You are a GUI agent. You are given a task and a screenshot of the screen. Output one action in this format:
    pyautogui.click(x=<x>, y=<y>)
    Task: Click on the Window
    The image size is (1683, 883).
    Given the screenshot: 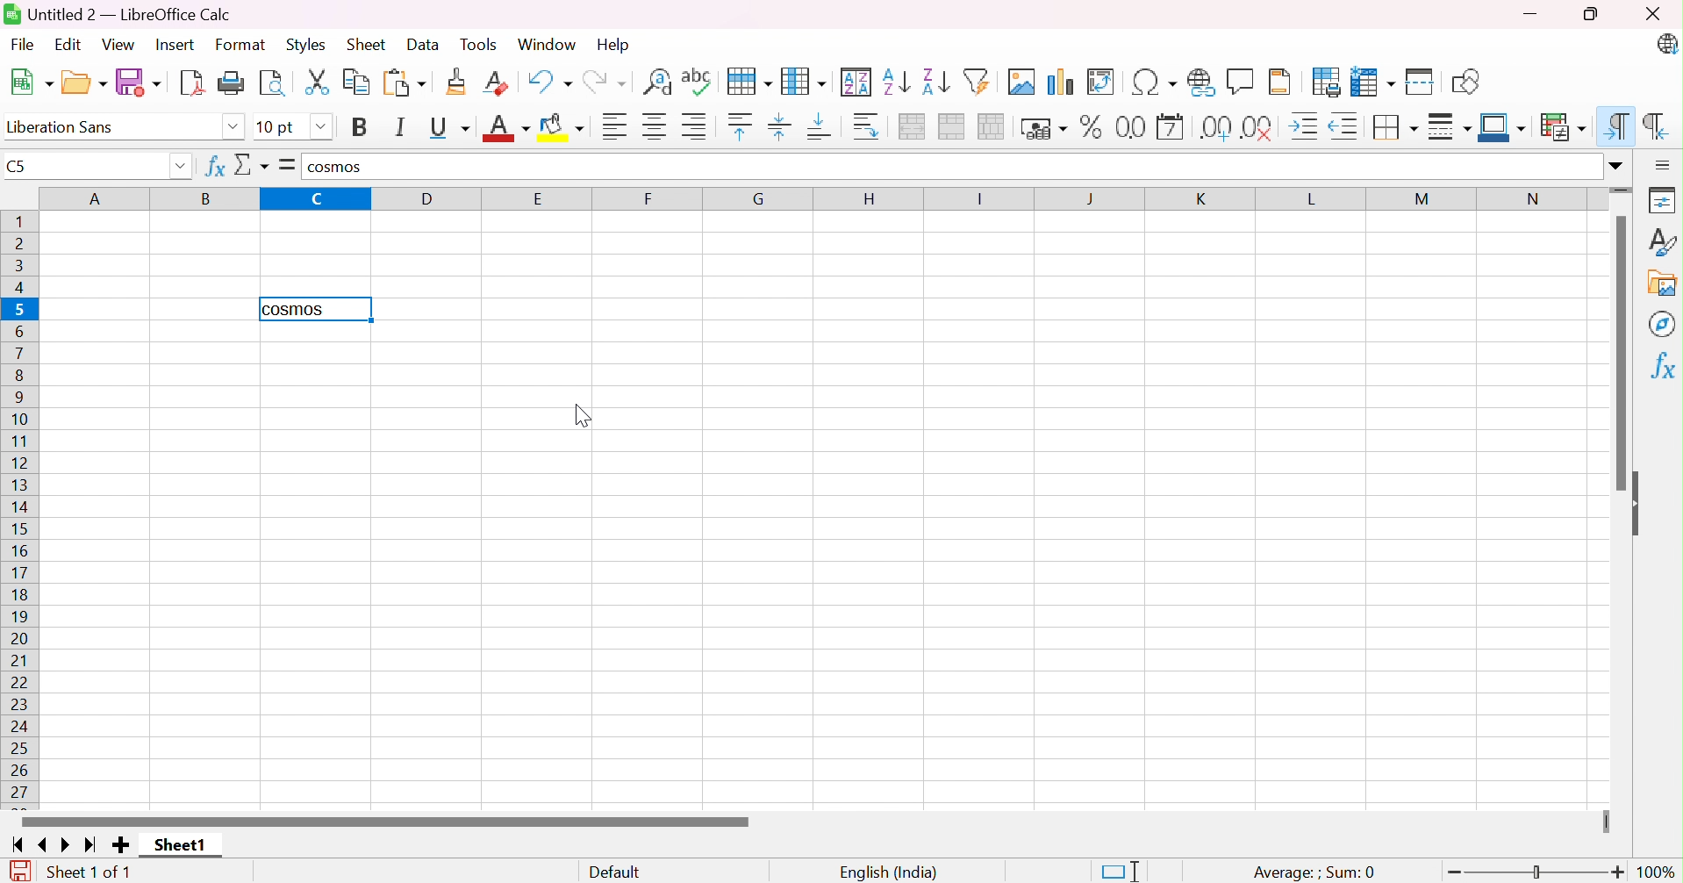 What is the action you would take?
    pyautogui.click(x=549, y=43)
    